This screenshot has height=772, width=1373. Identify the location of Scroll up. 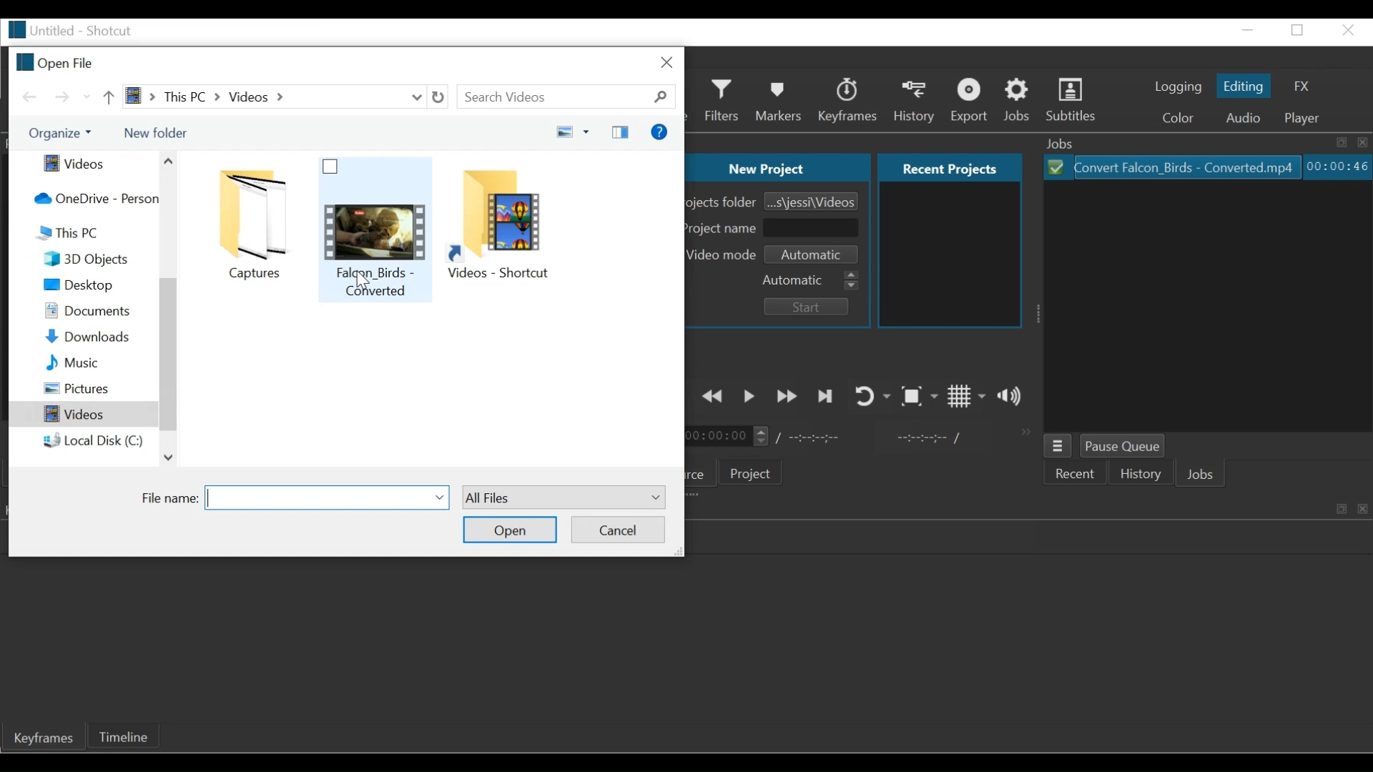
(169, 164).